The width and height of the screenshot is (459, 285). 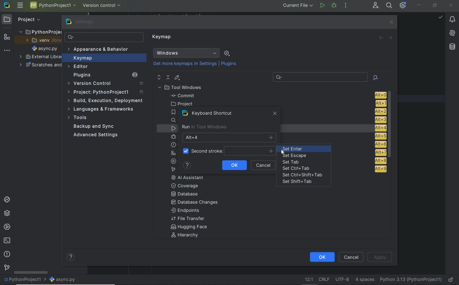 I want to click on Run in Tool Windows, so click(x=204, y=127).